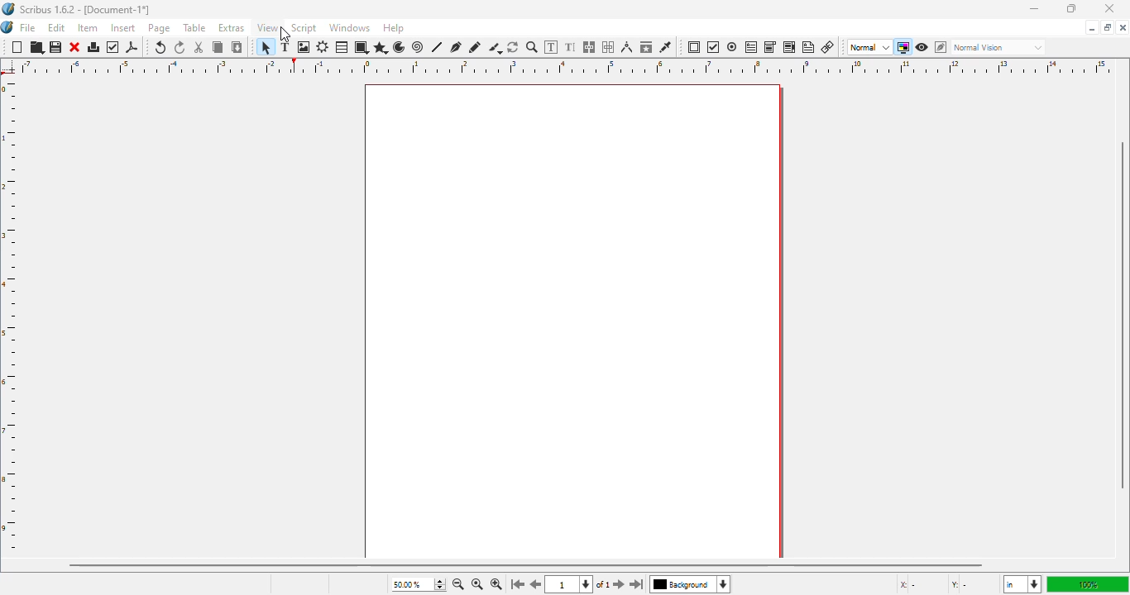  Describe the element at coordinates (86, 9) in the screenshot. I see `Scribus 1.6.2 - [Document-1*]` at that location.